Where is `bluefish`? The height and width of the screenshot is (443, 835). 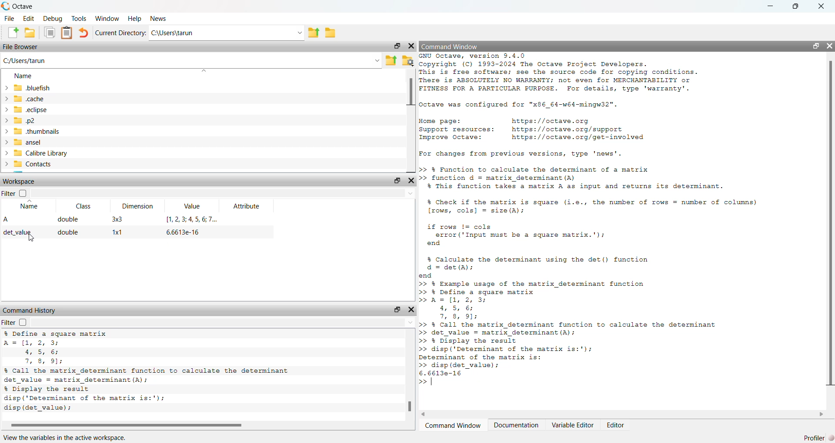
bluefish is located at coordinates (28, 88).